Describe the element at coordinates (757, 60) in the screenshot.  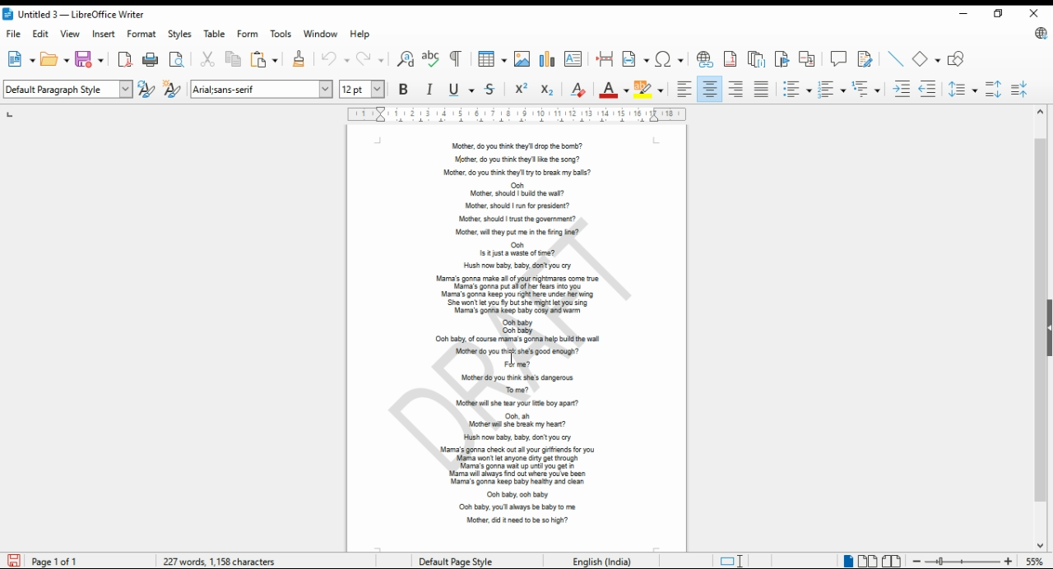
I see `insert endnote` at that location.